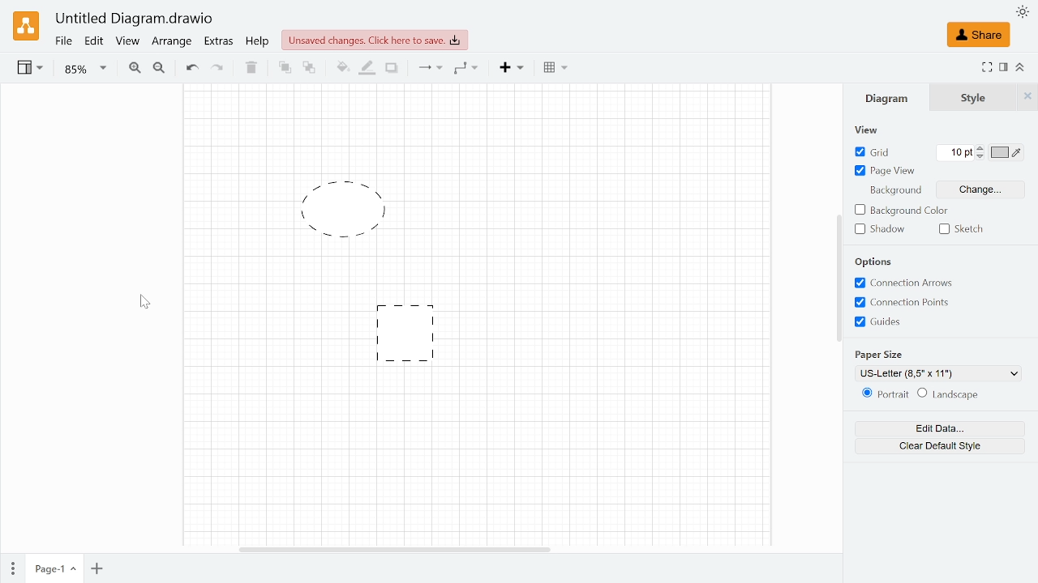  Describe the element at coordinates (392, 69) in the screenshot. I see `Shadow` at that location.